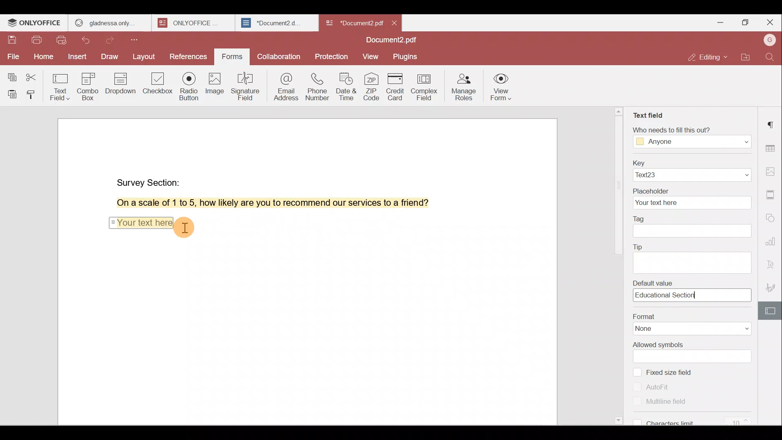  What do you see at coordinates (772, 194) in the screenshot?
I see `Header & footer settings` at bounding box center [772, 194].